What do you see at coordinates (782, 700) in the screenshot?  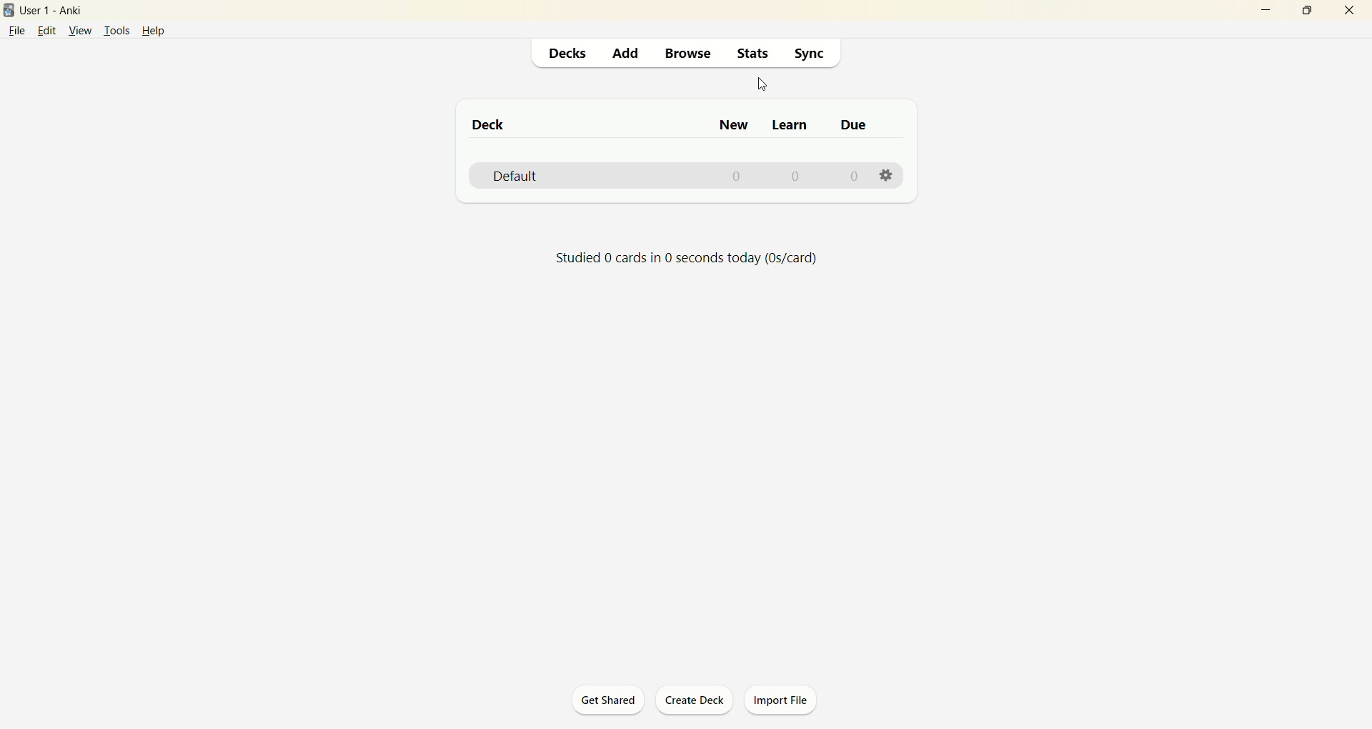 I see `import file` at bounding box center [782, 700].